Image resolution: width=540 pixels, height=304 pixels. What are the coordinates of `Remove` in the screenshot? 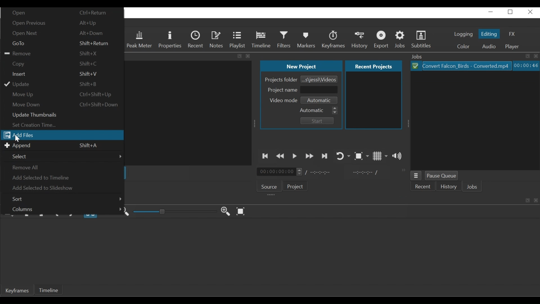 It's located at (60, 54).